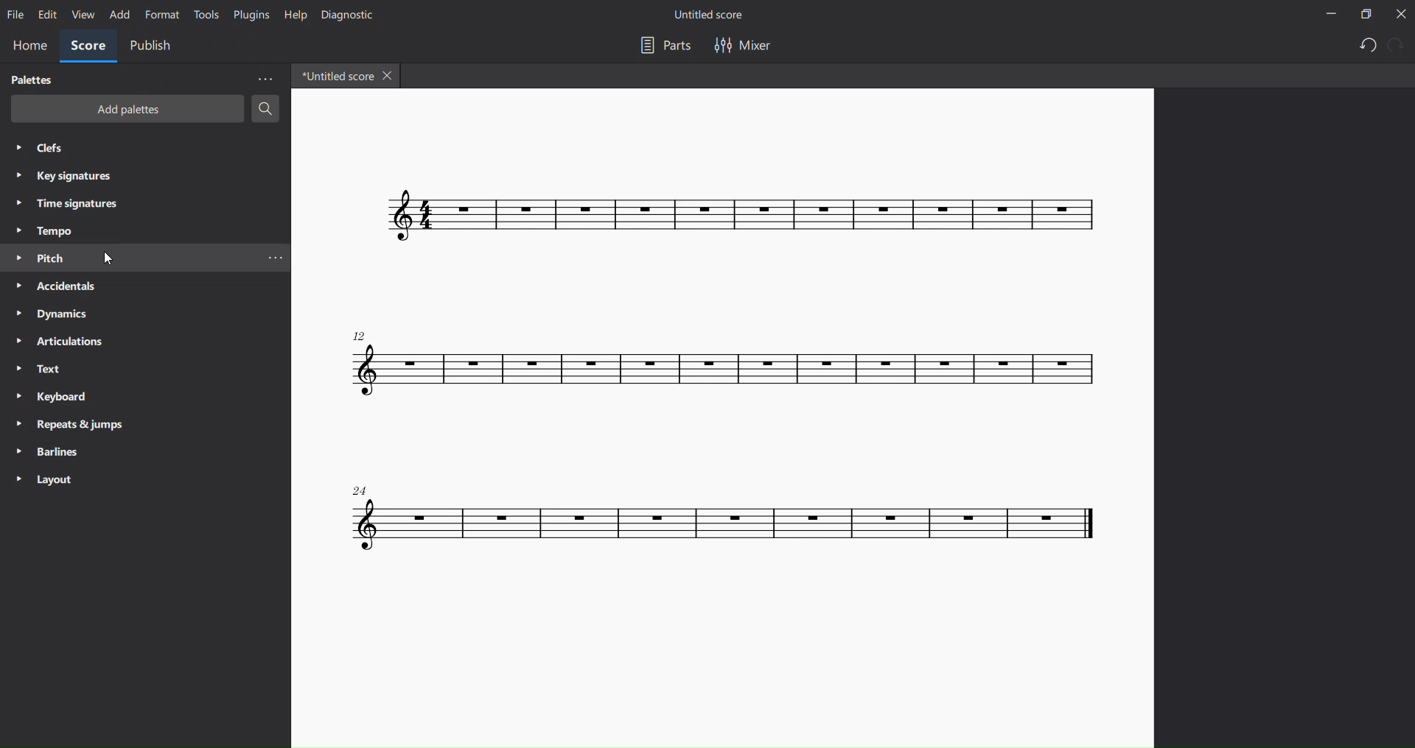 The height and width of the screenshot is (748, 1415). Describe the element at coordinates (206, 15) in the screenshot. I see `tools` at that location.